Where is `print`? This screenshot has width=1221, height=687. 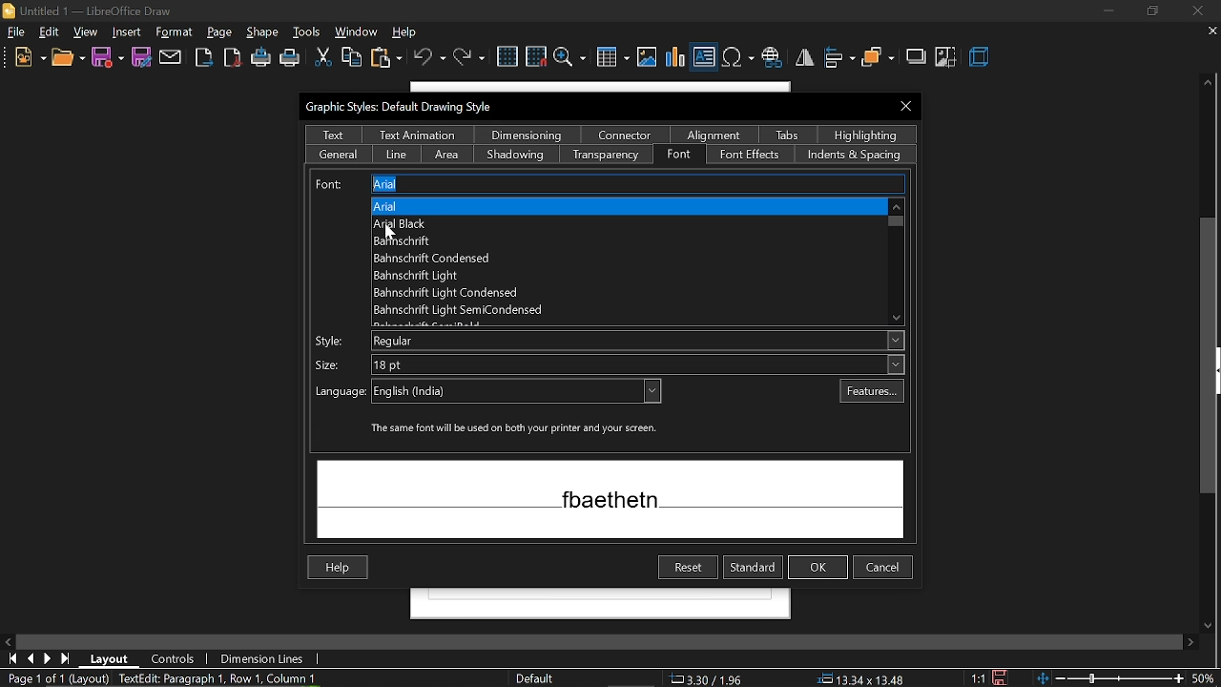
print is located at coordinates (290, 60).